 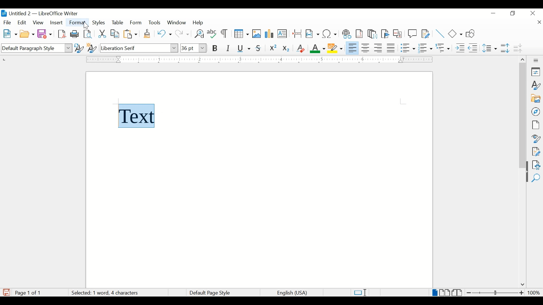 What do you see at coordinates (212, 33) in the screenshot?
I see `check spelling` at bounding box center [212, 33].